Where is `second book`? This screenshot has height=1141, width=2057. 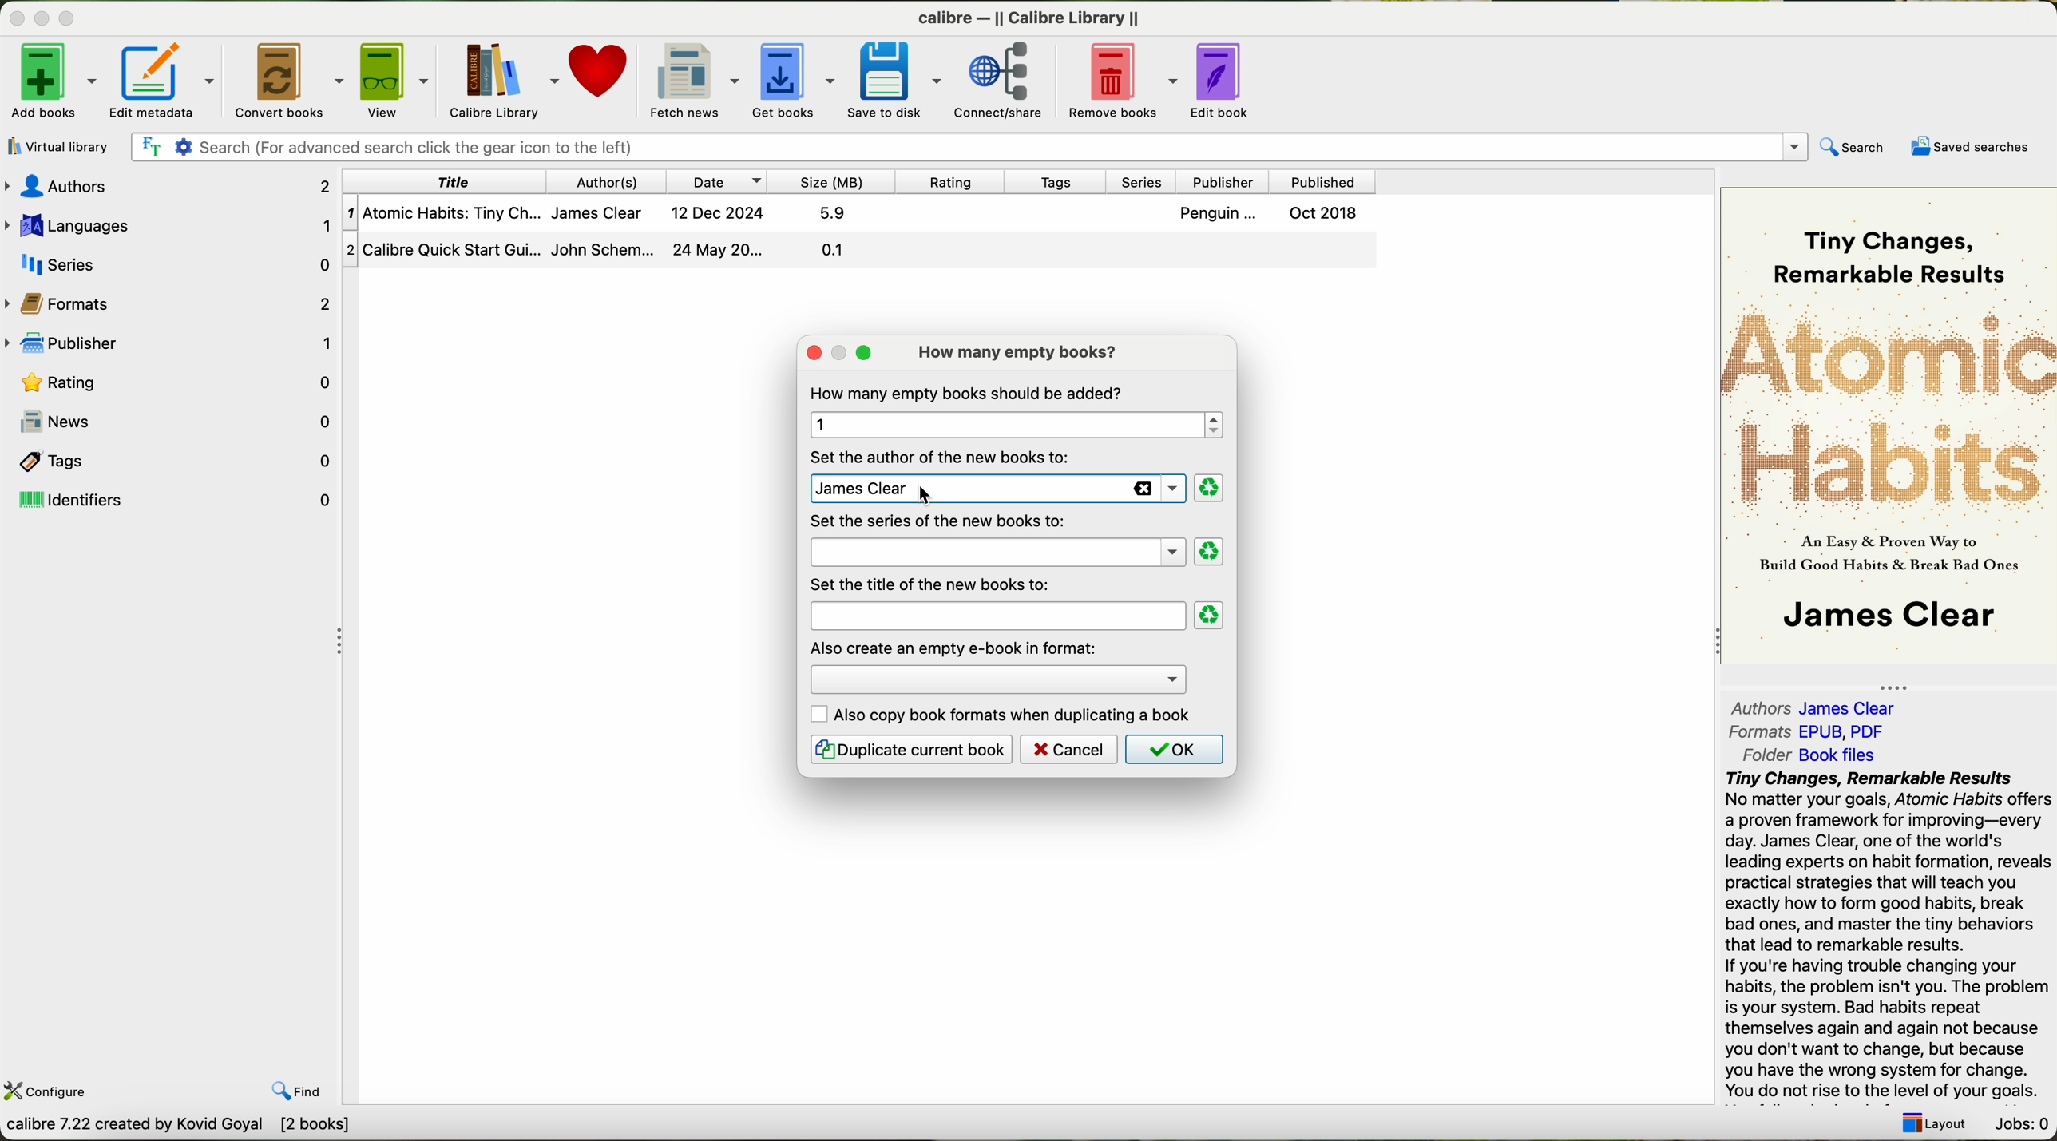
second book is located at coordinates (860, 252).